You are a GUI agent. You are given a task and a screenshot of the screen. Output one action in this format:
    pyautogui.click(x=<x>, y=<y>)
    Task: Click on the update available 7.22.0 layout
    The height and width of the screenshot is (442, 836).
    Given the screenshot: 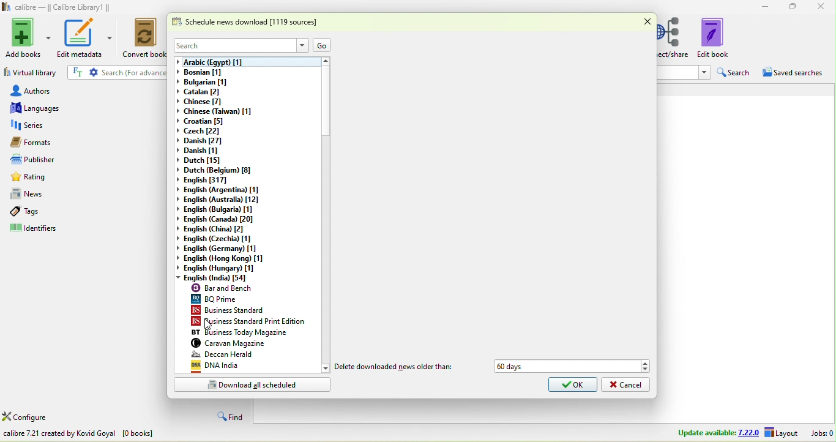 What is the action you would take?
    pyautogui.click(x=714, y=433)
    